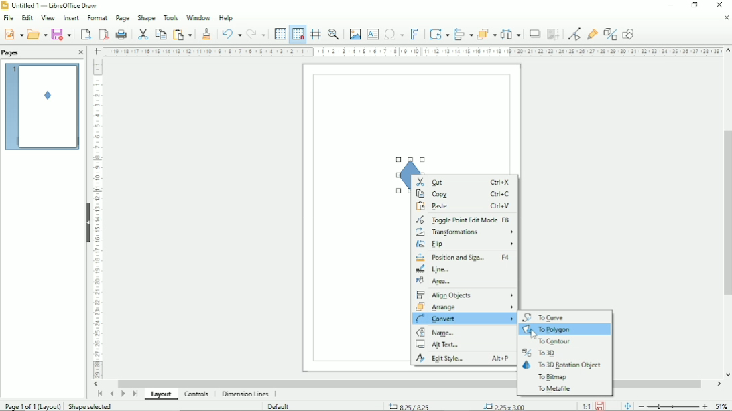 The width and height of the screenshot is (732, 411). I want to click on Paste, so click(184, 33).